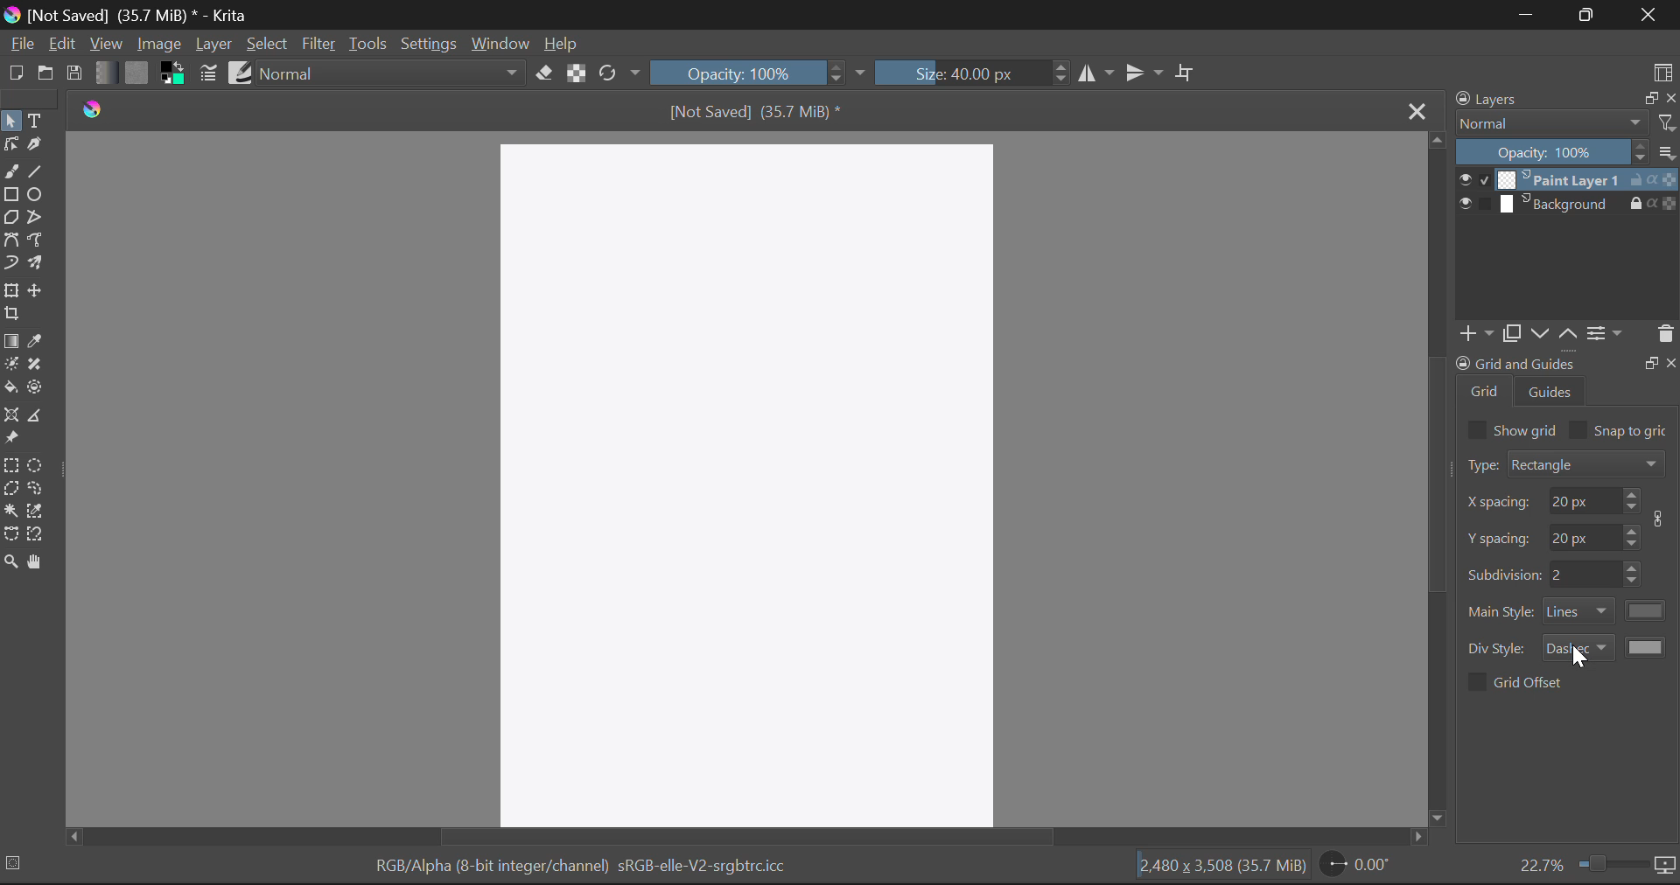 Image resolution: width=1680 pixels, height=885 pixels. I want to click on copy, so click(1510, 333).